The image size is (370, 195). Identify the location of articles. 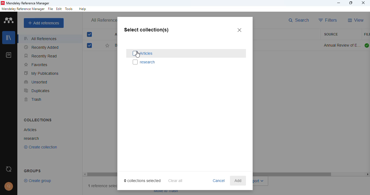
(146, 53).